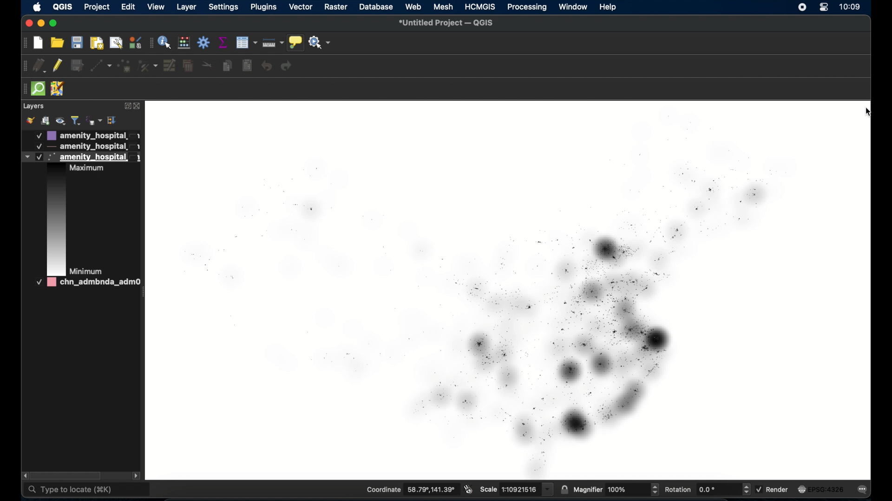 The height and width of the screenshot is (501, 892). I want to click on HCMGIS, so click(480, 6).